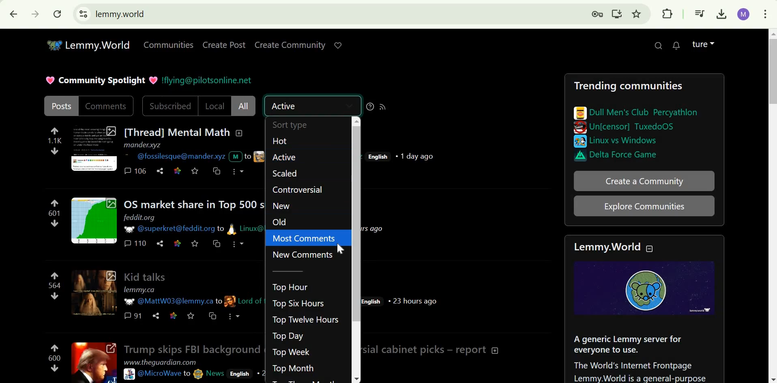 This screenshot has height=383, width=777. What do you see at coordinates (348, 205) in the screenshot?
I see `collapse` at bounding box center [348, 205].